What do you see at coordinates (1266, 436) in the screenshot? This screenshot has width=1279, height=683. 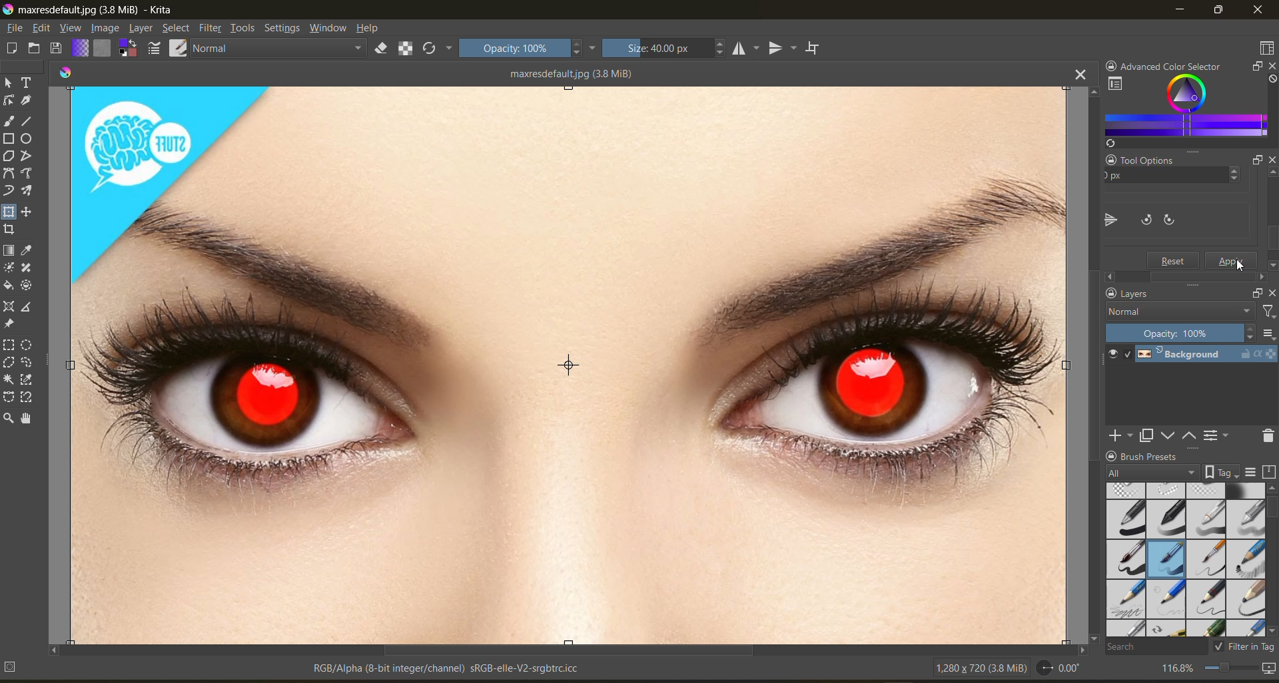 I see `delete the layer` at bounding box center [1266, 436].